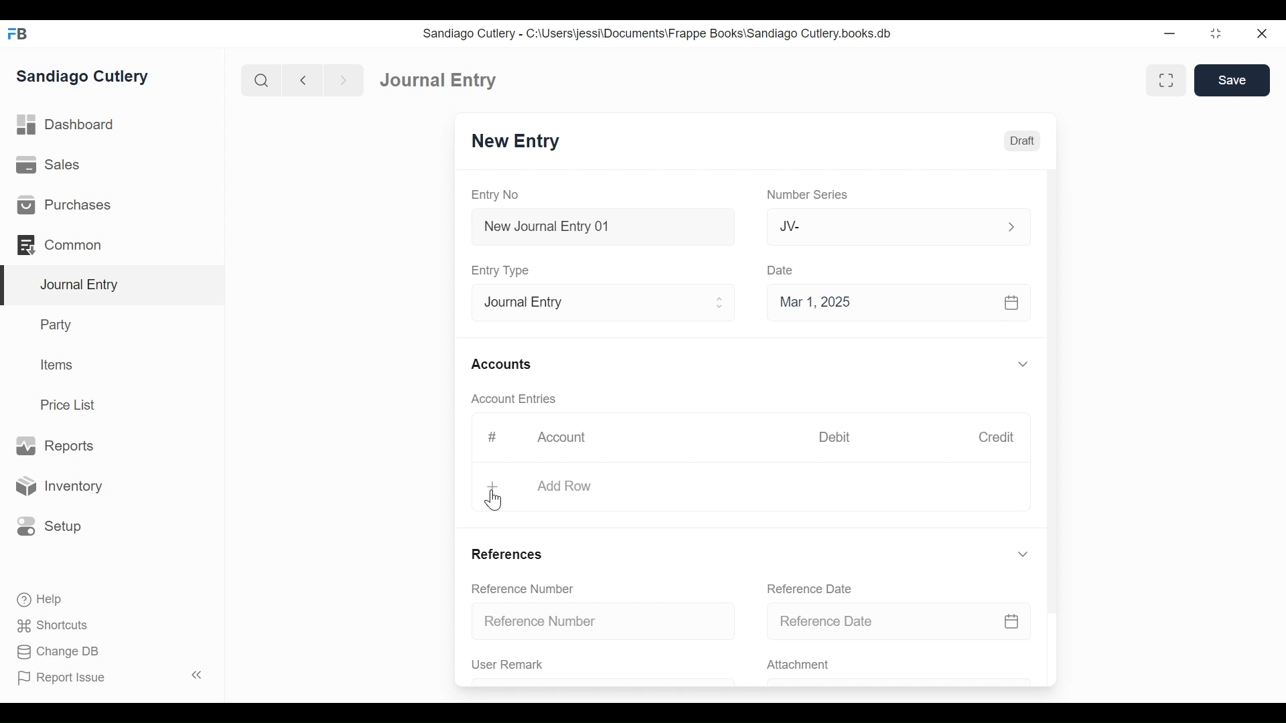 The image size is (1286, 723). What do you see at coordinates (17, 33) in the screenshot?
I see `FrappeBooks logo` at bounding box center [17, 33].